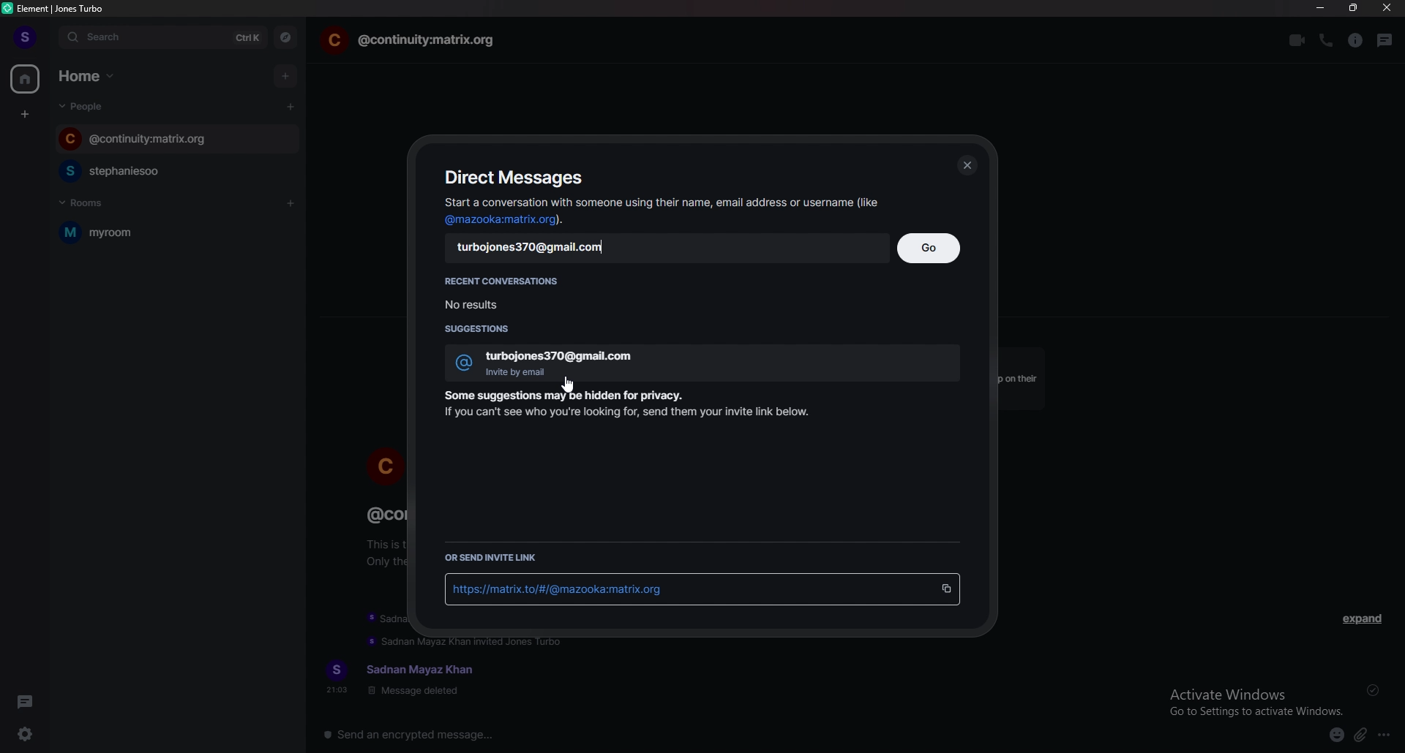  Describe the element at coordinates (87, 106) in the screenshot. I see `people` at that location.